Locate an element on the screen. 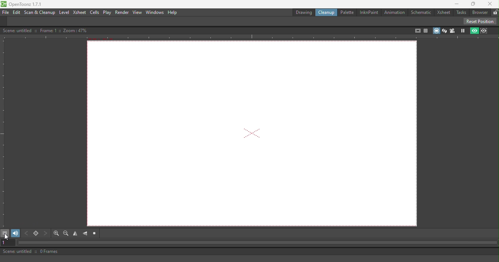 Image resolution: width=499 pixels, height=262 pixels. Horizontal ruler is located at coordinates (249, 37).